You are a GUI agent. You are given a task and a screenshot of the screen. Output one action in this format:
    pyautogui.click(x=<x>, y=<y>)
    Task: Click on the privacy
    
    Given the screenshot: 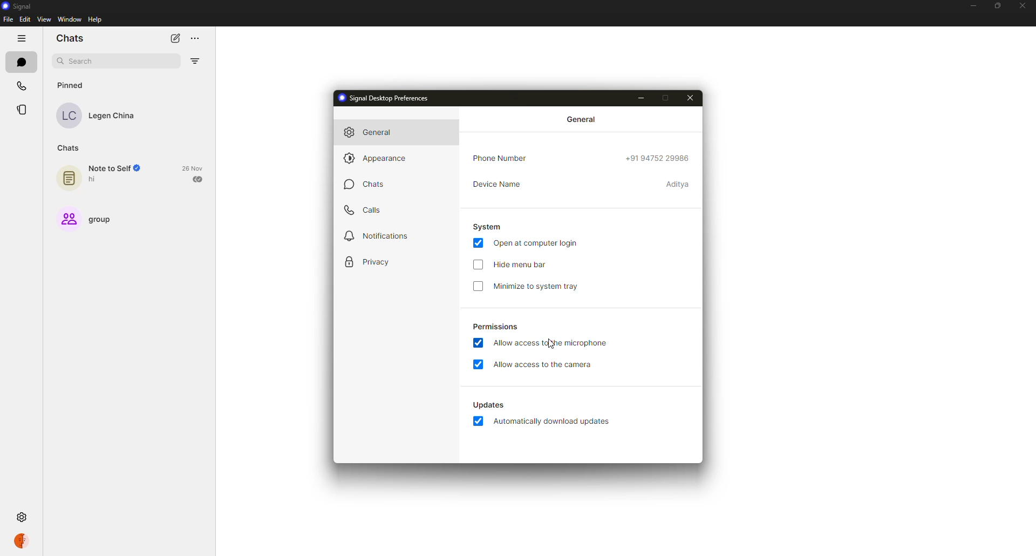 What is the action you would take?
    pyautogui.click(x=366, y=261)
    